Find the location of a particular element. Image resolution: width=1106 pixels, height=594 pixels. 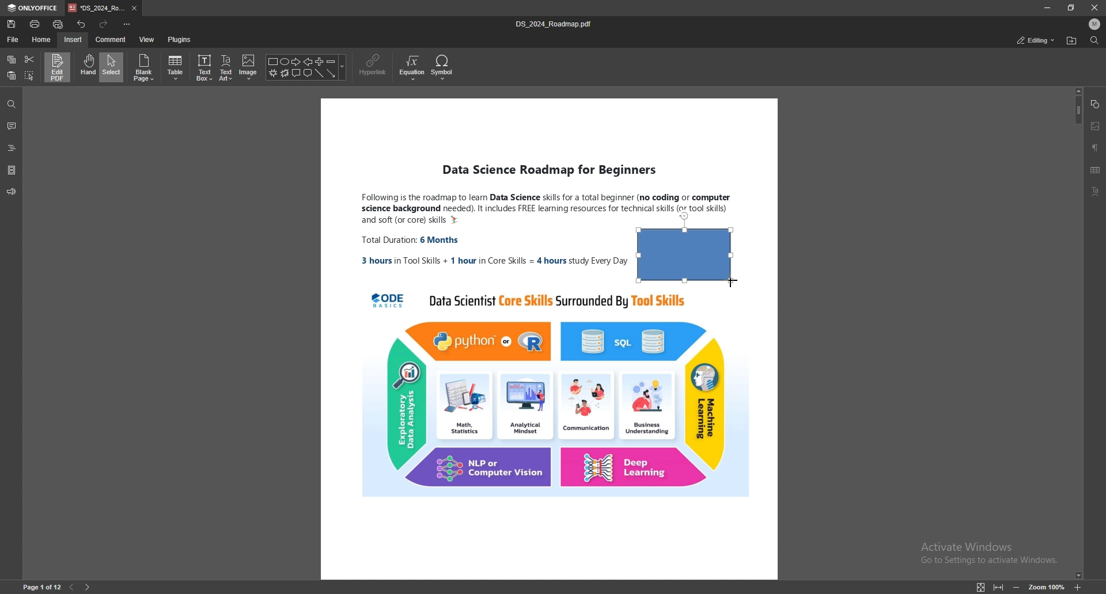

hand is located at coordinates (87, 67).